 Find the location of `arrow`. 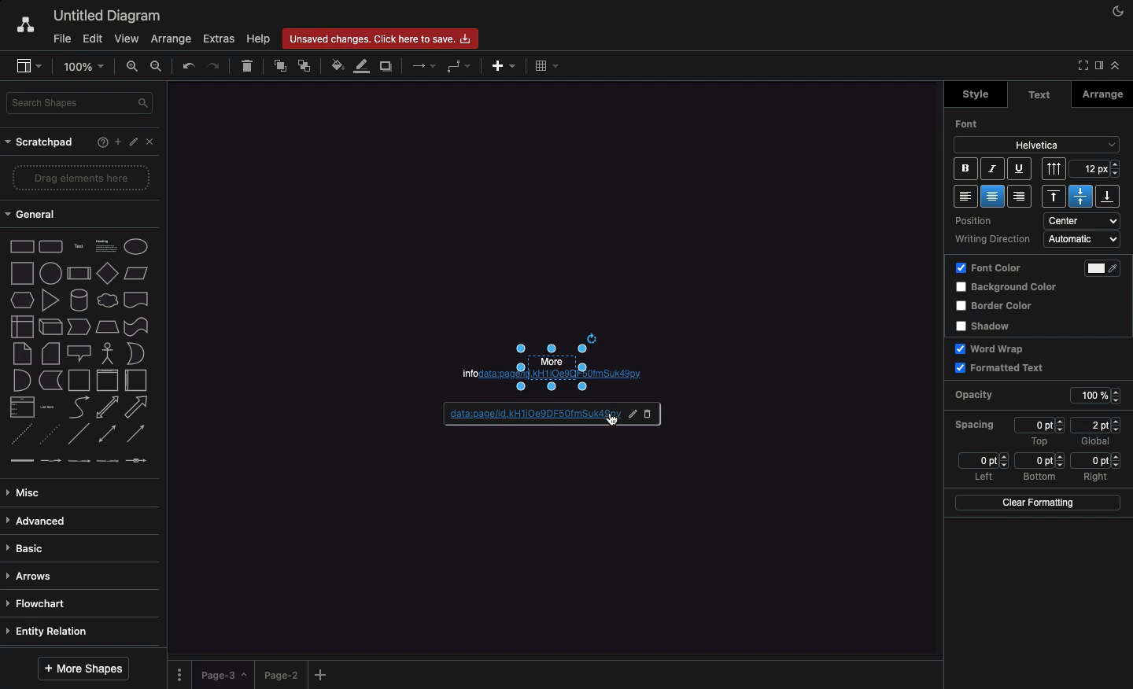

arrow is located at coordinates (137, 407).